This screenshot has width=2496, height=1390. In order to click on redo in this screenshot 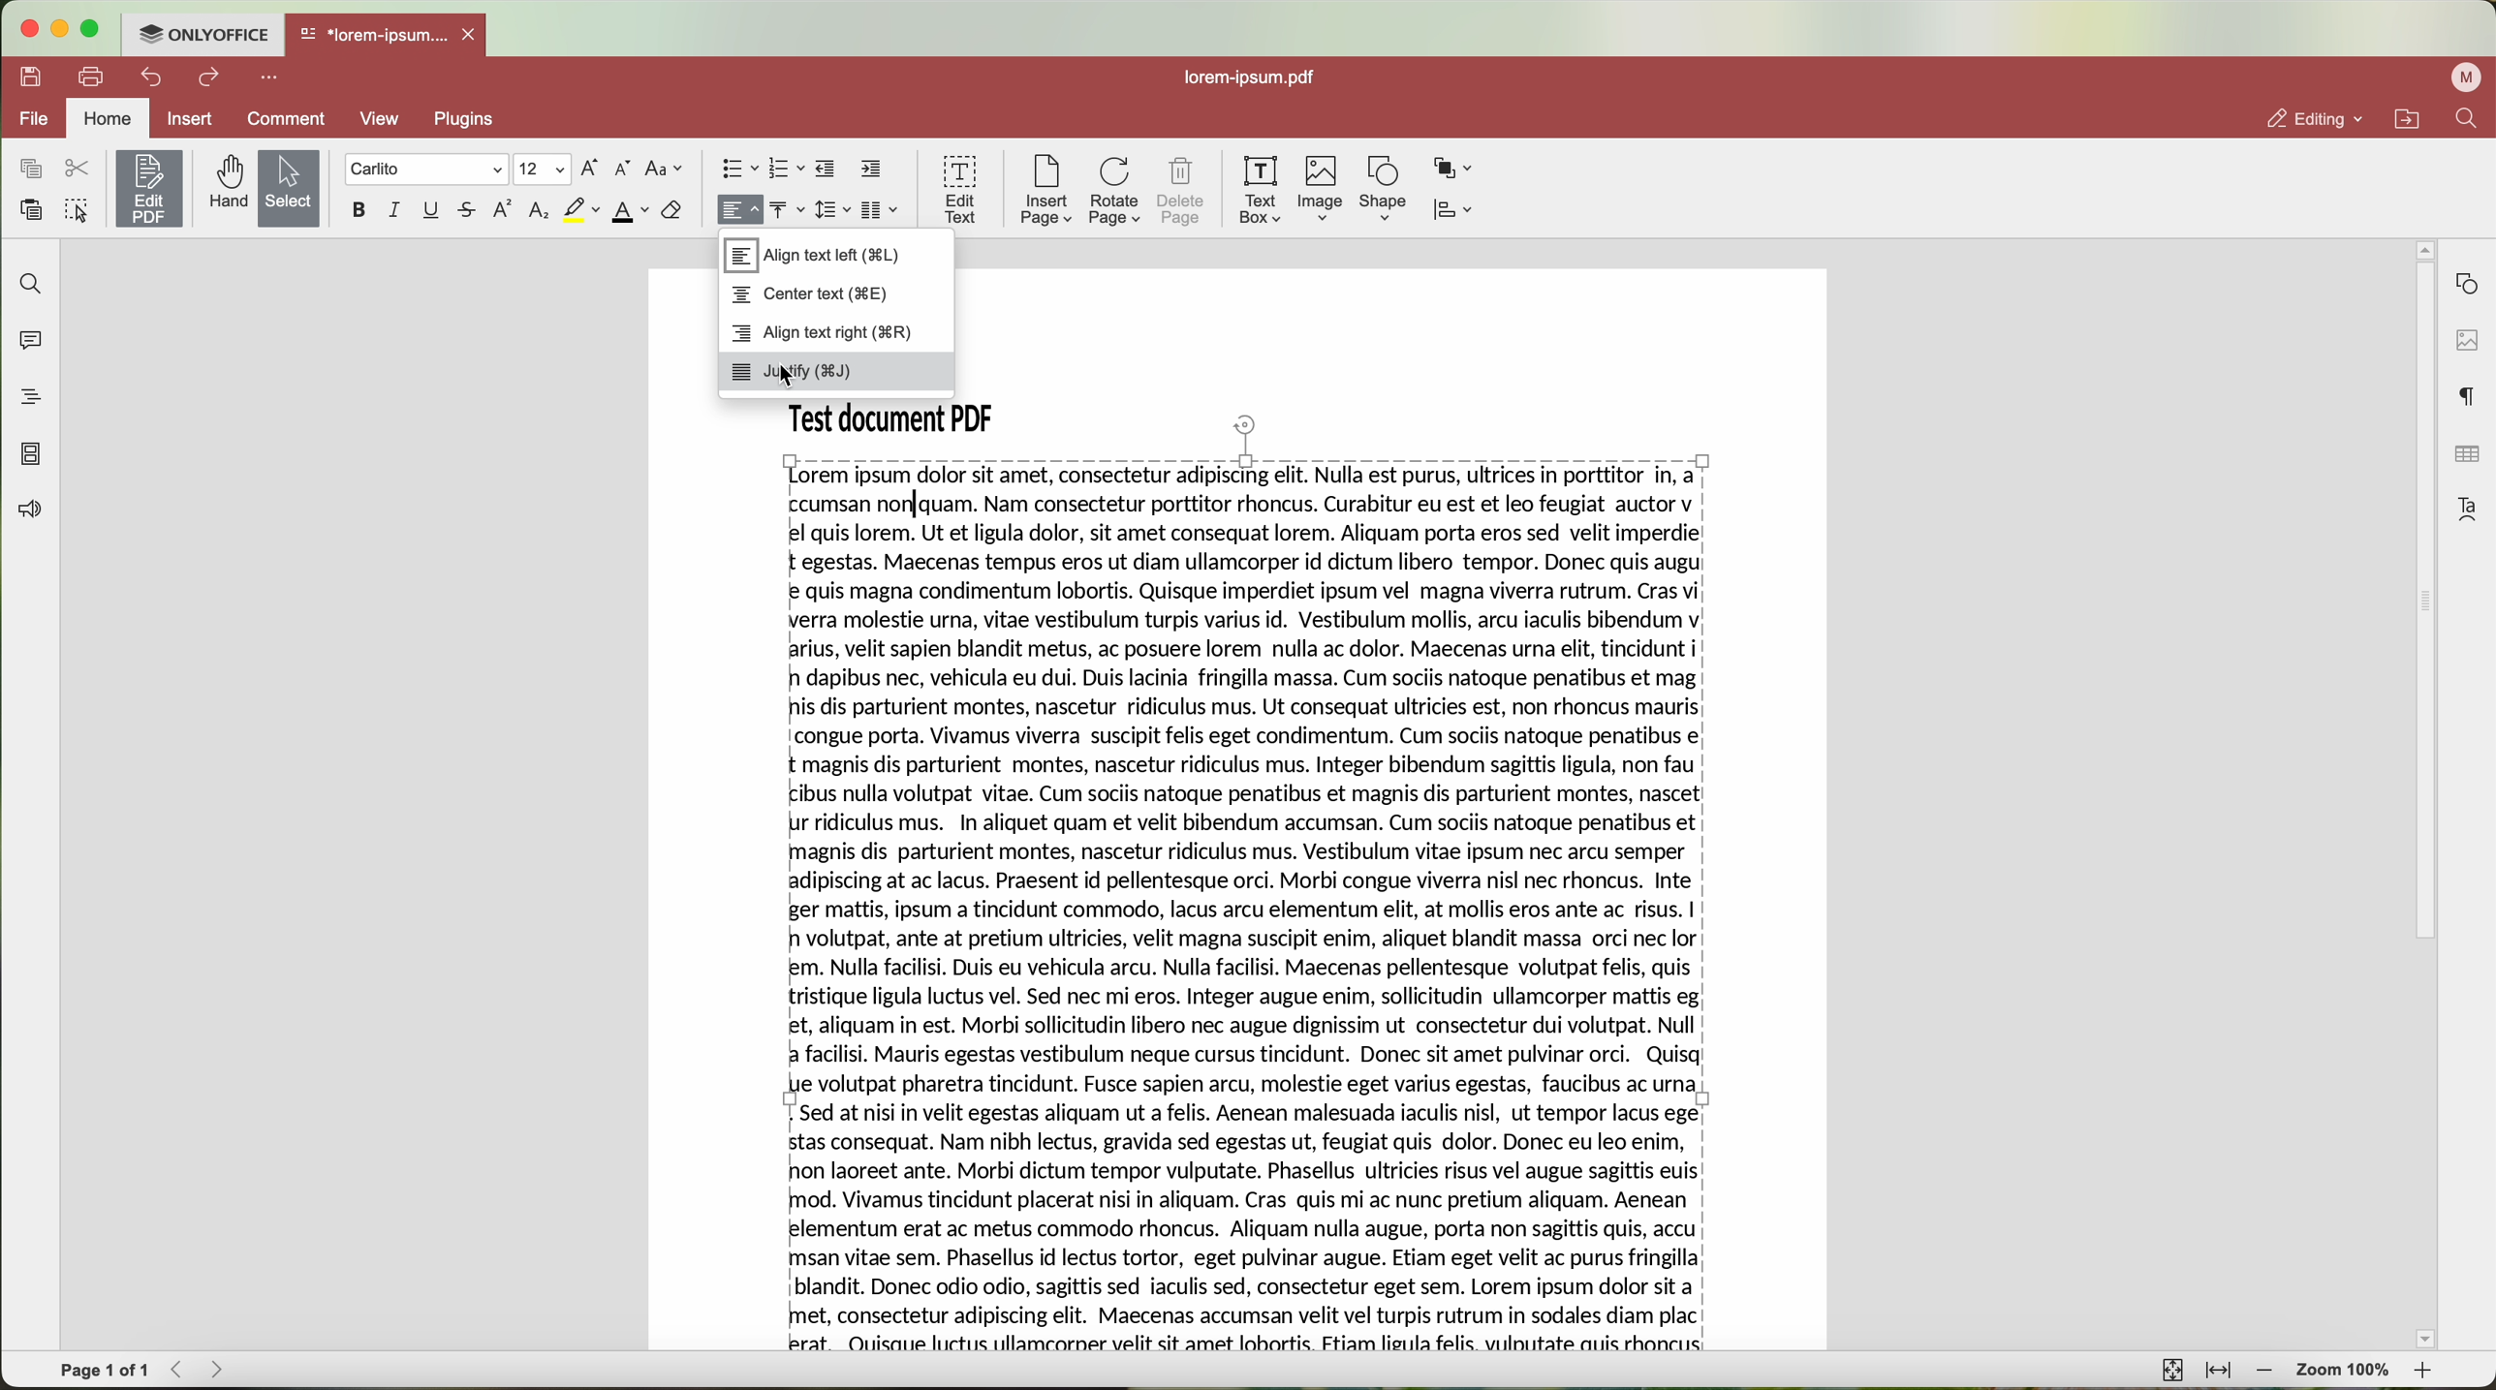, I will do `click(210, 77)`.